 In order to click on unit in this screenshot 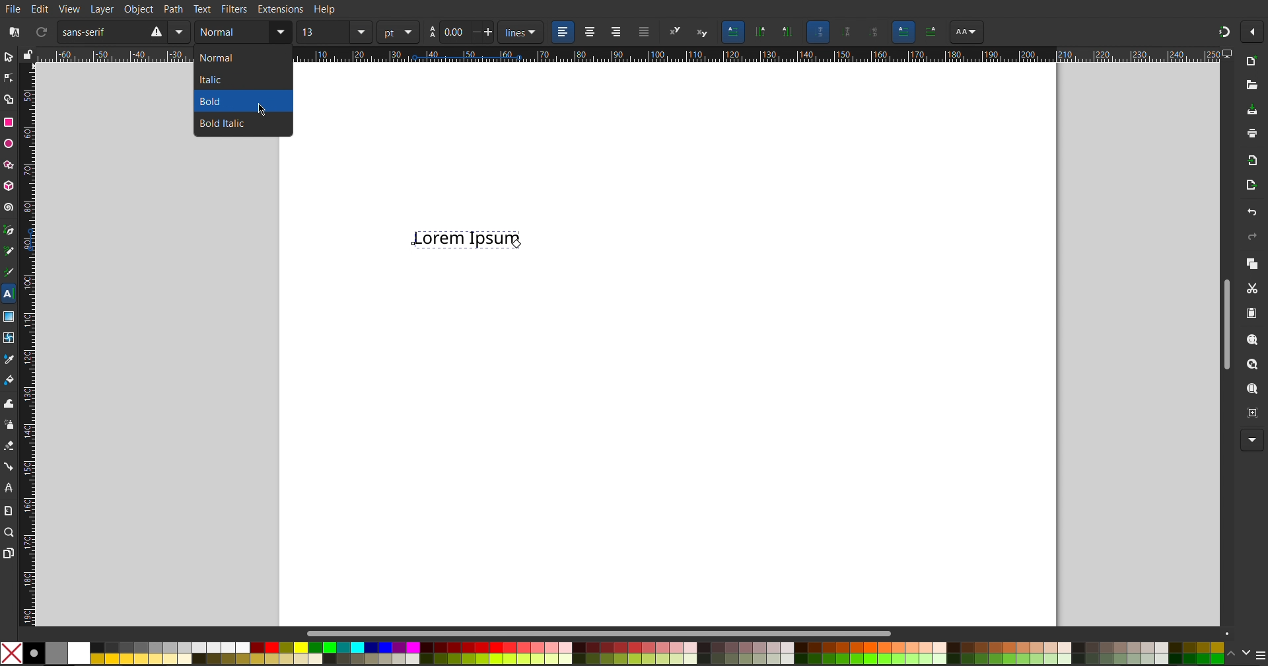, I will do `click(522, 32)`.